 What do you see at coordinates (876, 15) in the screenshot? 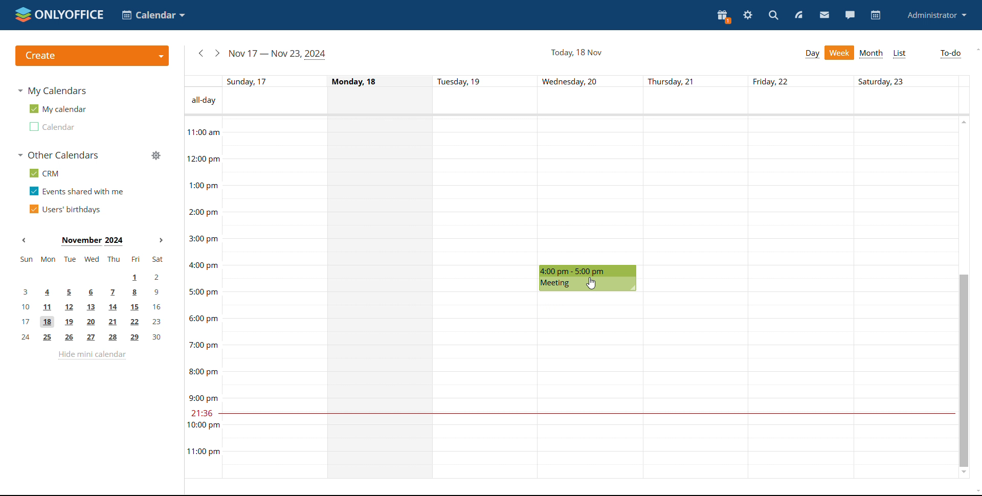
I see `calendar` at bounding box center [876, 15].